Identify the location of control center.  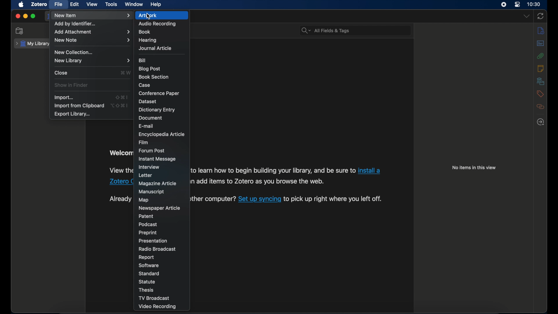
(517, 5).